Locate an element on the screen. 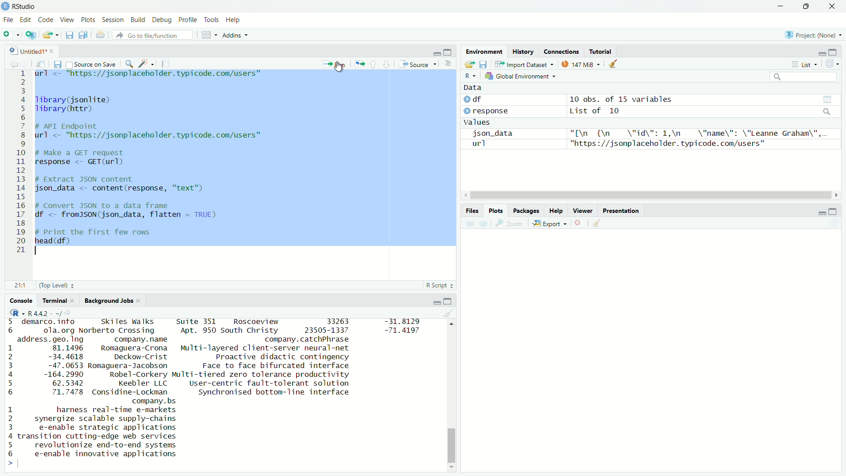 Image resolution: width=846 pixels, height=476 pixels. Debug is located at coordinates (161, 20).